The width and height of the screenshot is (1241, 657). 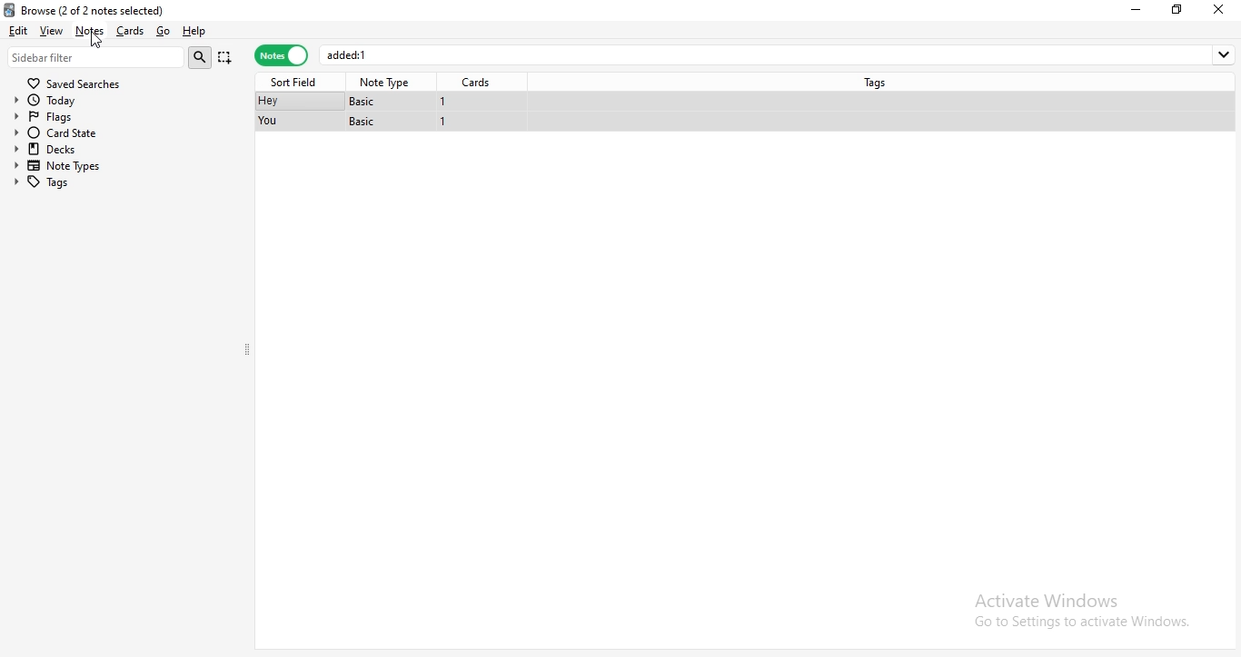 What do you see at coordinates (119, 8) in the screenshot?
I see `browse` at bounding box center [119, 8].